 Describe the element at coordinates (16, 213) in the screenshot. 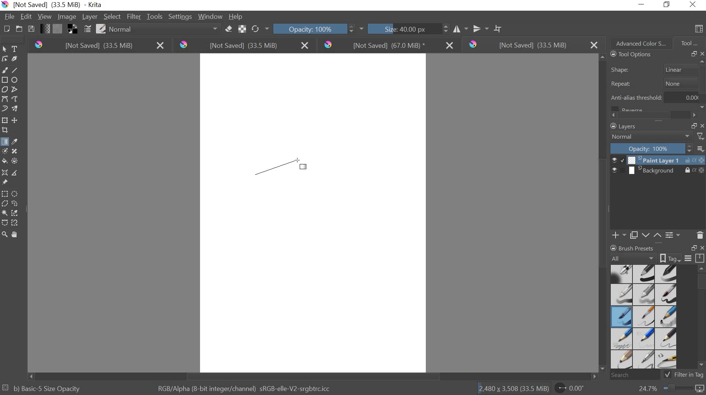

I see `similar color selection` at that location.